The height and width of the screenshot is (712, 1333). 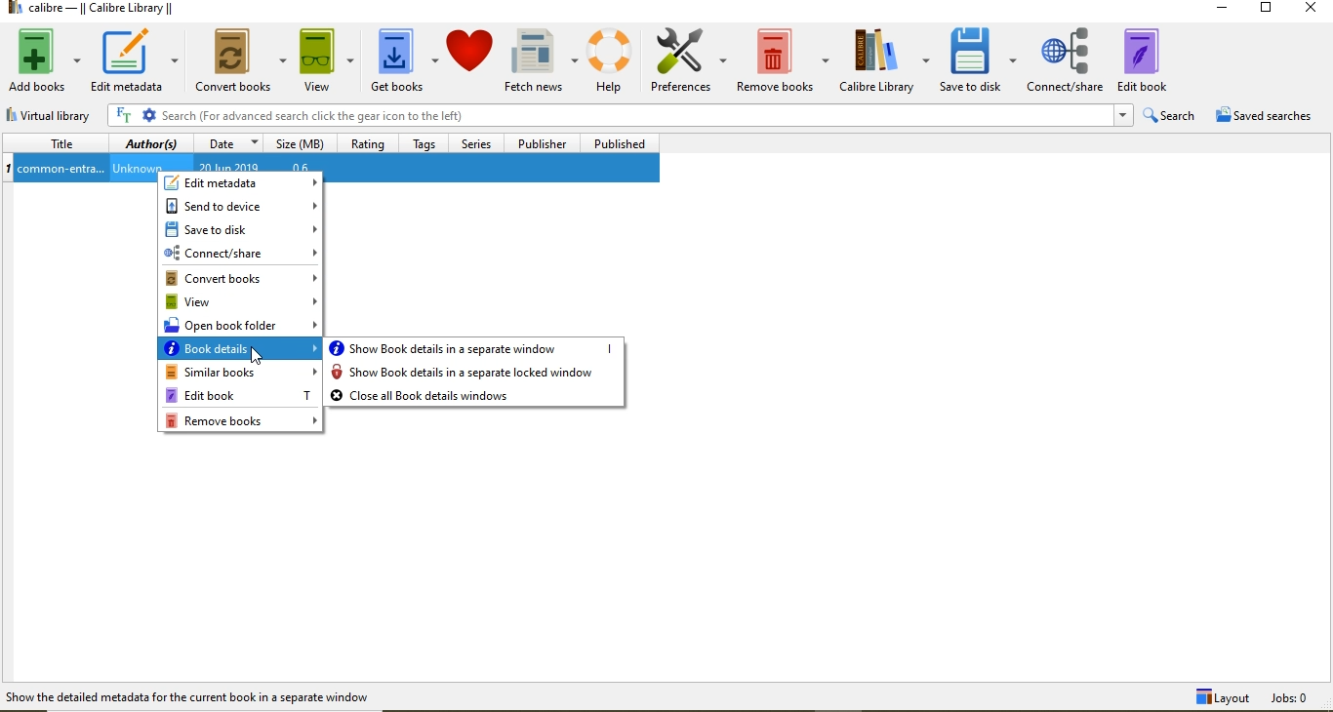 I want to click on remove books, so click(x=785, y=57).